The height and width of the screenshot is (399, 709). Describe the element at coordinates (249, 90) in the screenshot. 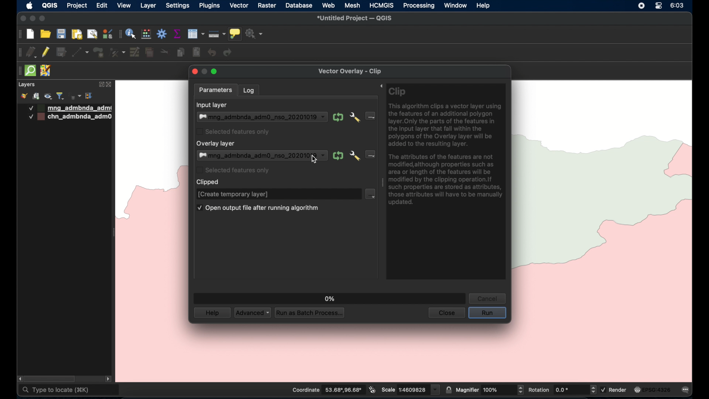

I see `log` at that location.